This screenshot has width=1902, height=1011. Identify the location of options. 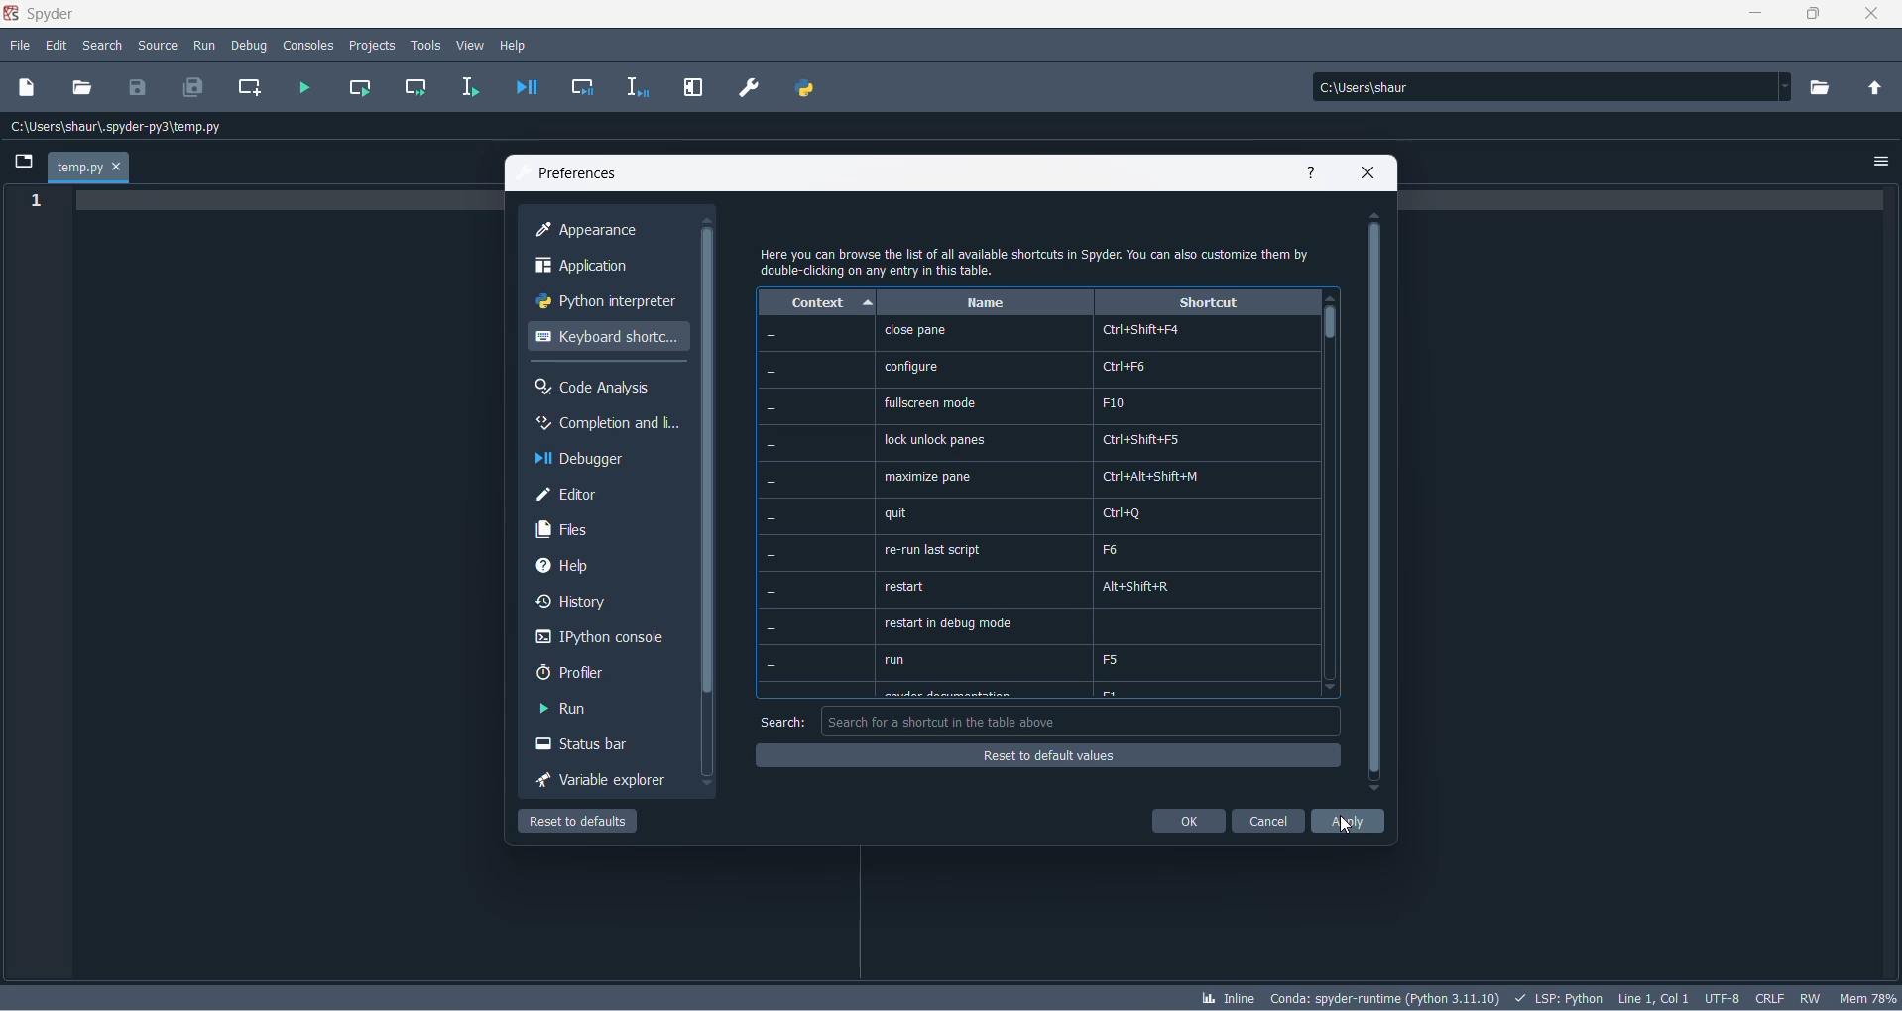
(1882, 157).